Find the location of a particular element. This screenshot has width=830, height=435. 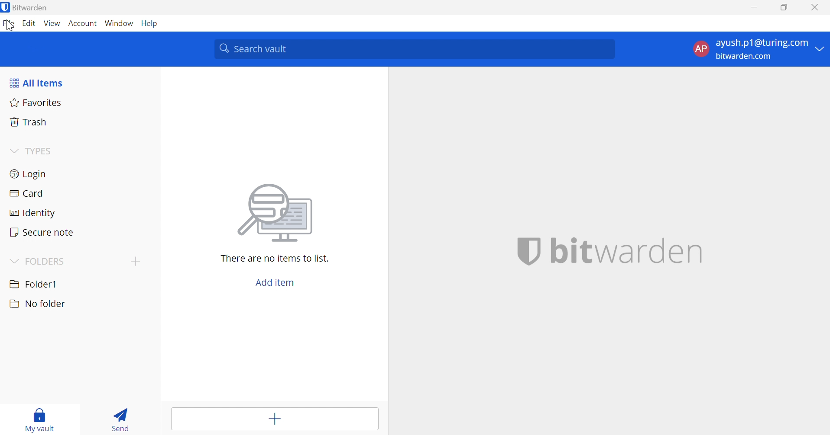

Folder1 is located at coordinates (33, 284).